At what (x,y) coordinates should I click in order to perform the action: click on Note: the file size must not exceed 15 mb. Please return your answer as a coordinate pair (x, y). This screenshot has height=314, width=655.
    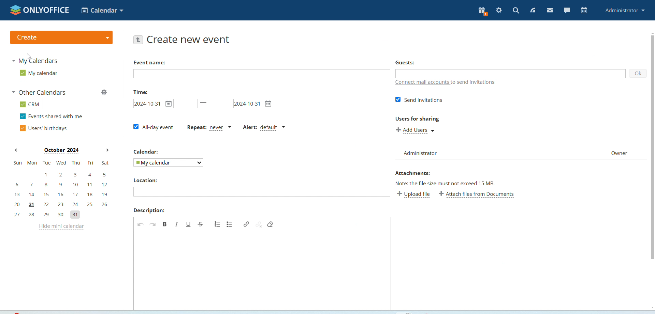
    Looking at the image, I should click on (446, 183).